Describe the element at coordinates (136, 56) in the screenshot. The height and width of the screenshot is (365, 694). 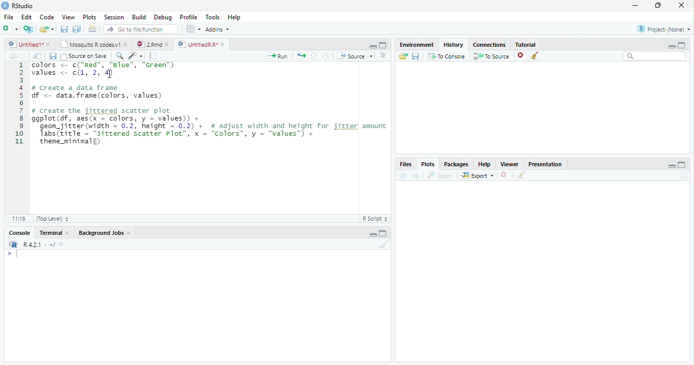
I see `Code tools` at that location.